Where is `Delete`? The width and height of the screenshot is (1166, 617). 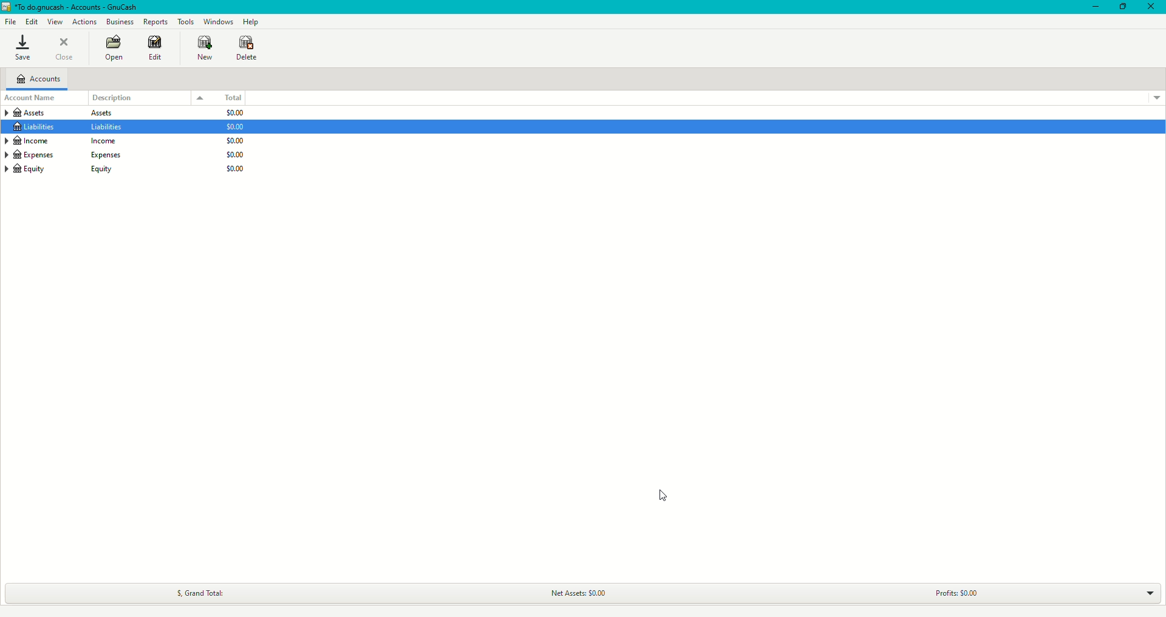
Delete is located at coordinates (248, 50).